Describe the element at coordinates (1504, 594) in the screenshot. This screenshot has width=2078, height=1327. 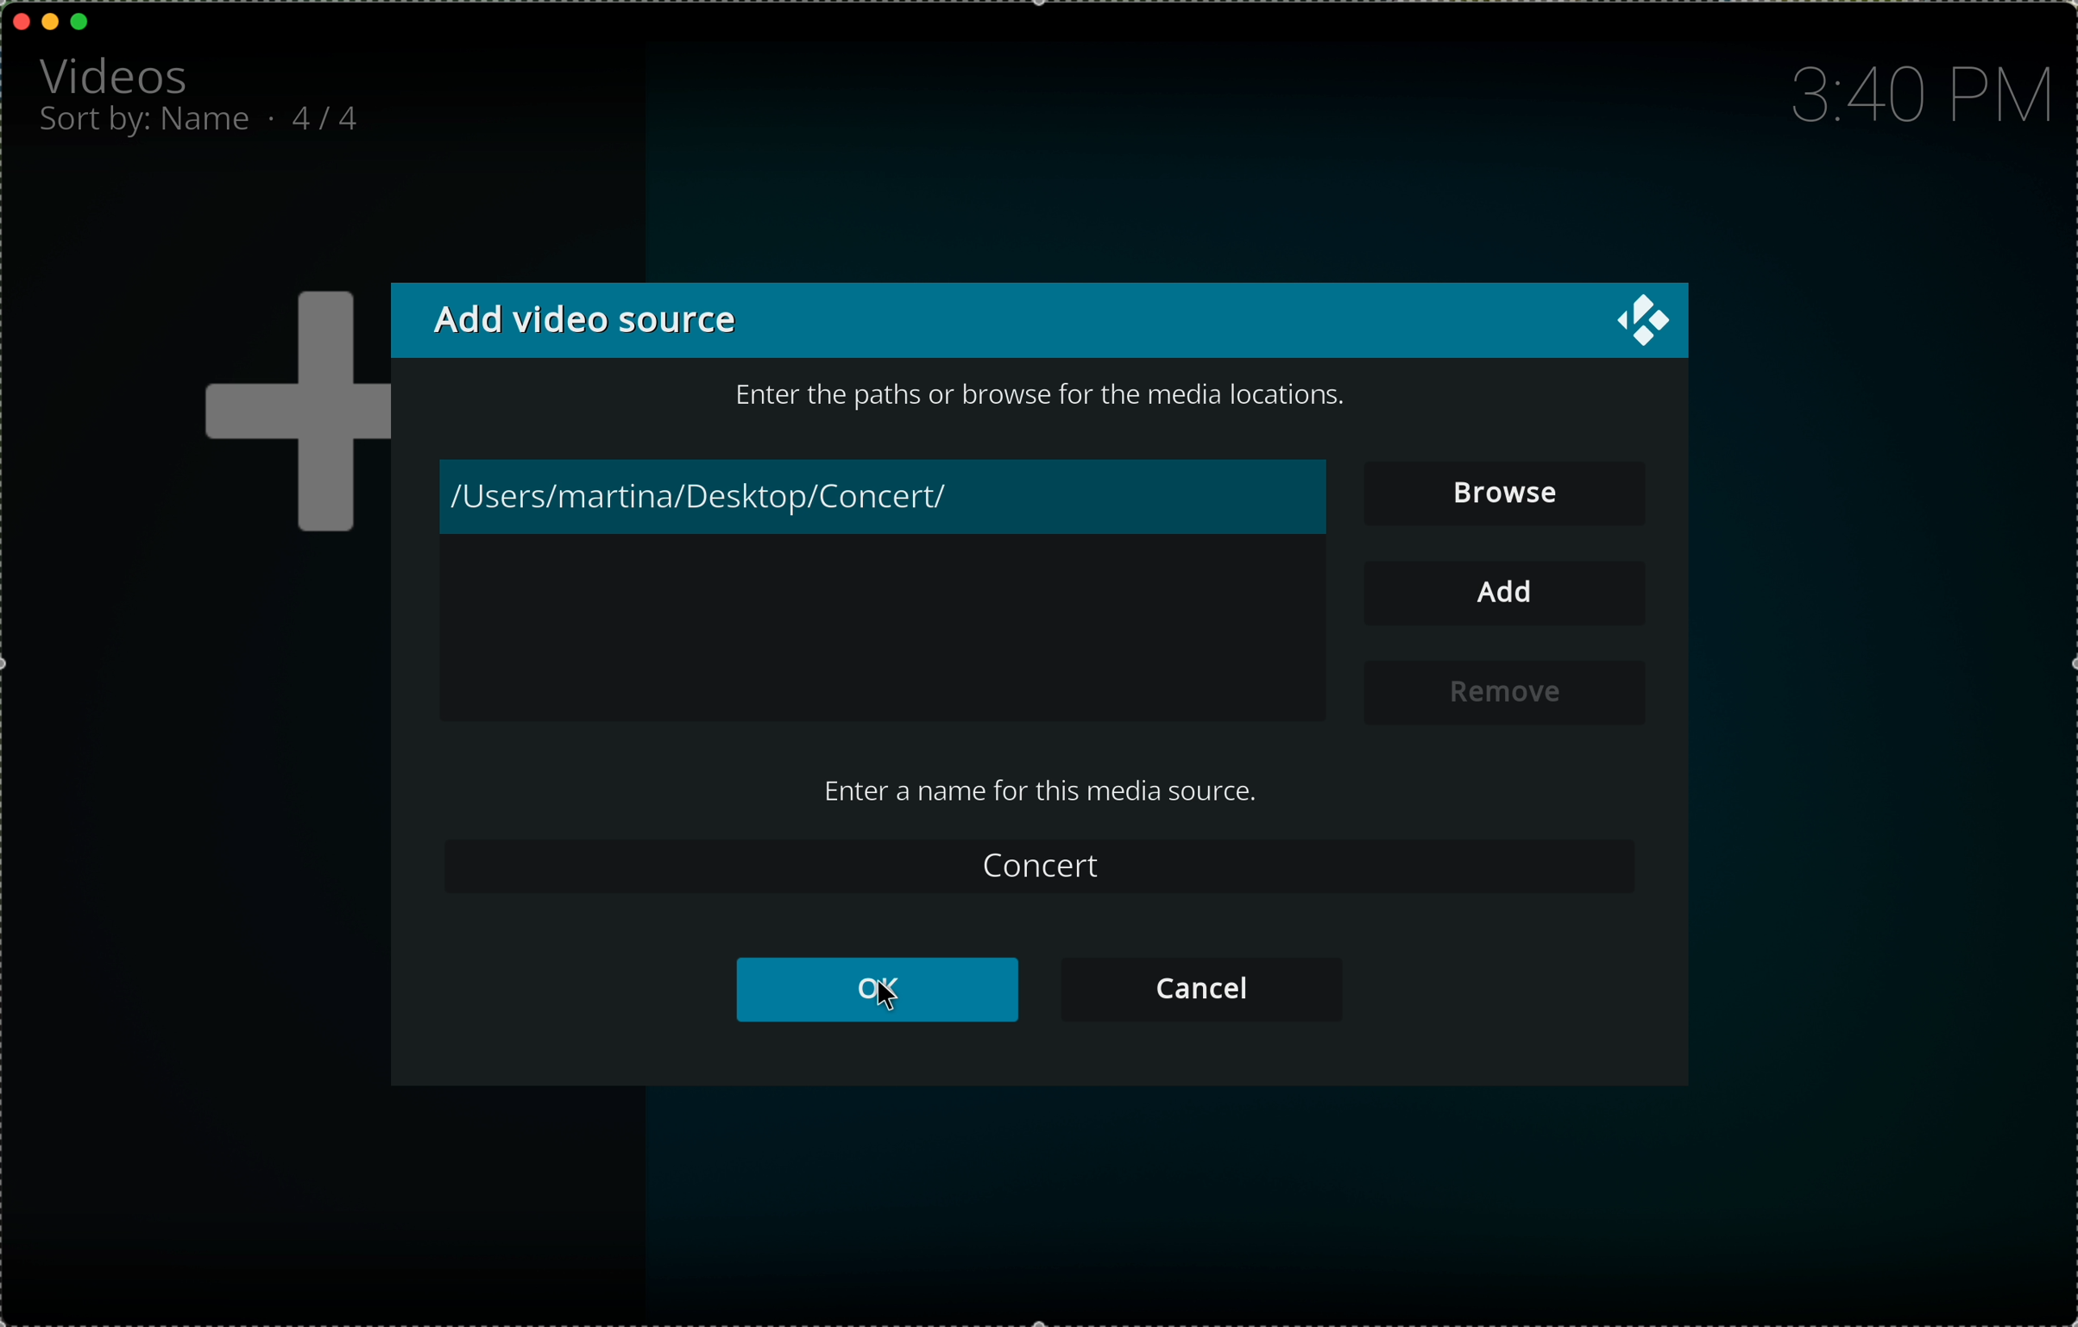
I see `add` at that location.